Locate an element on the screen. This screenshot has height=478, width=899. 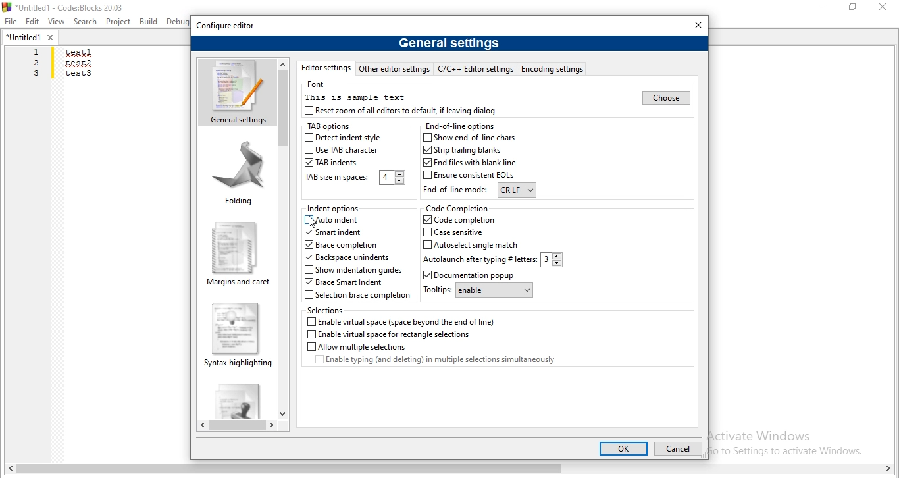
close is located at coordinates (699, 24).